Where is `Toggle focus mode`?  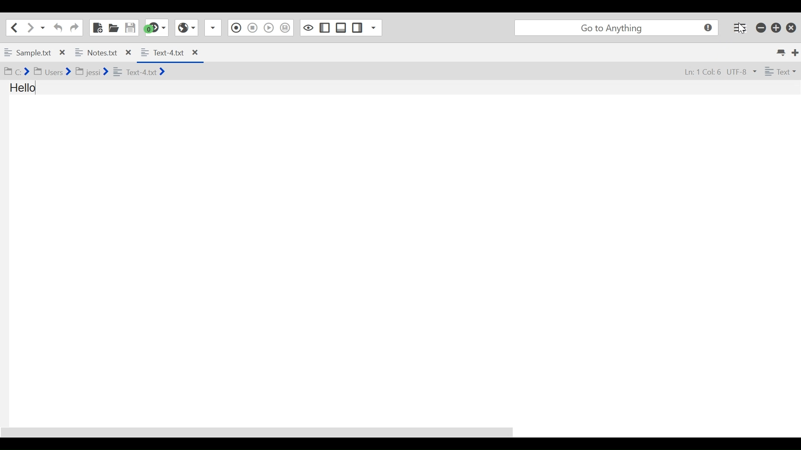
Toggle focus mode is located at coordinates (308, 28).